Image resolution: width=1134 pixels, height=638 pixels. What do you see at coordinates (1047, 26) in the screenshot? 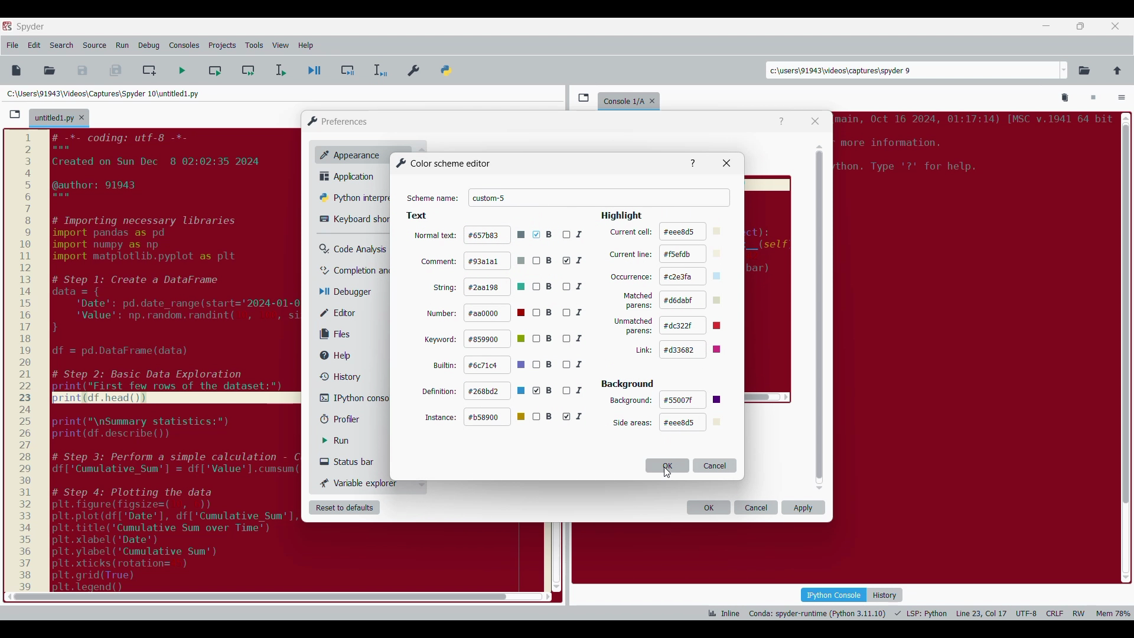
I see `Minimize` at bounding box center [1047, 26].